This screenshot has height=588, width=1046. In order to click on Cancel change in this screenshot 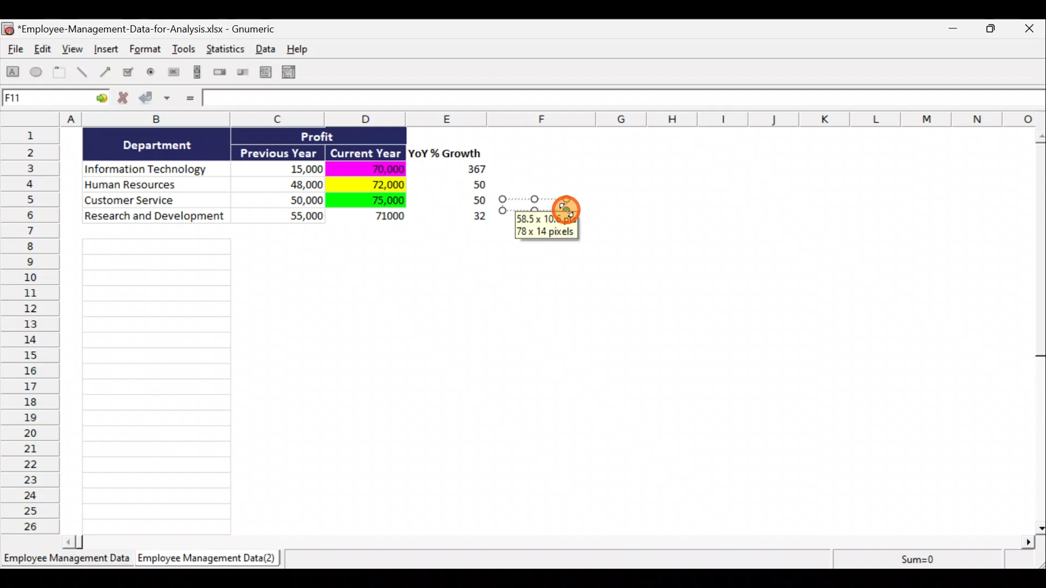, I will do `click(126, 100)`.